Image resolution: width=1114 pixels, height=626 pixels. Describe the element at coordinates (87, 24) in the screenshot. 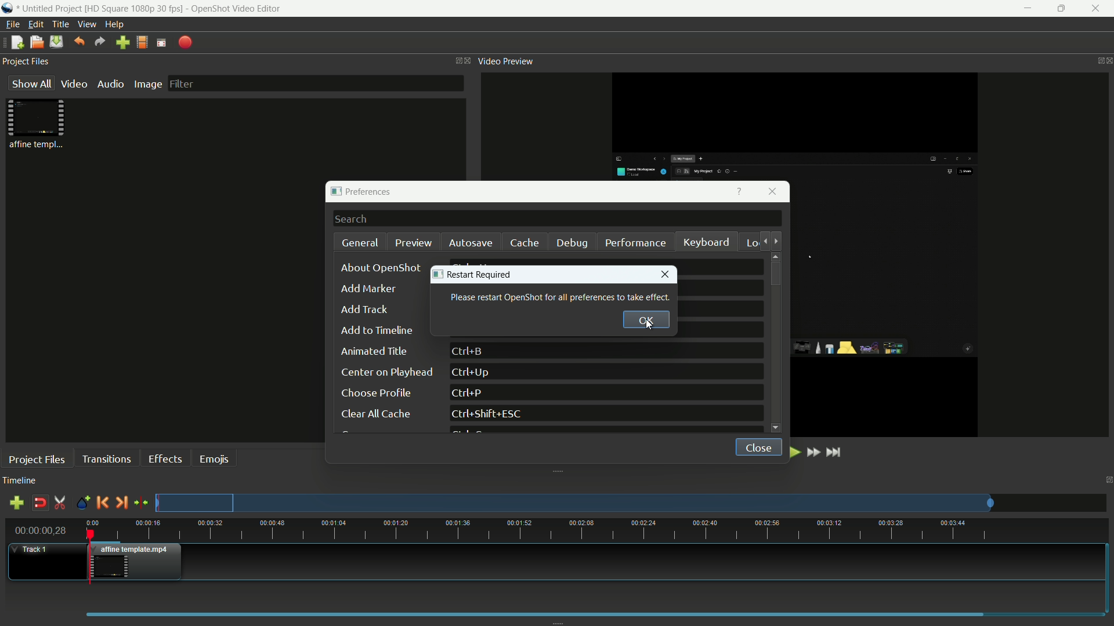

I see `view menu` at that location.